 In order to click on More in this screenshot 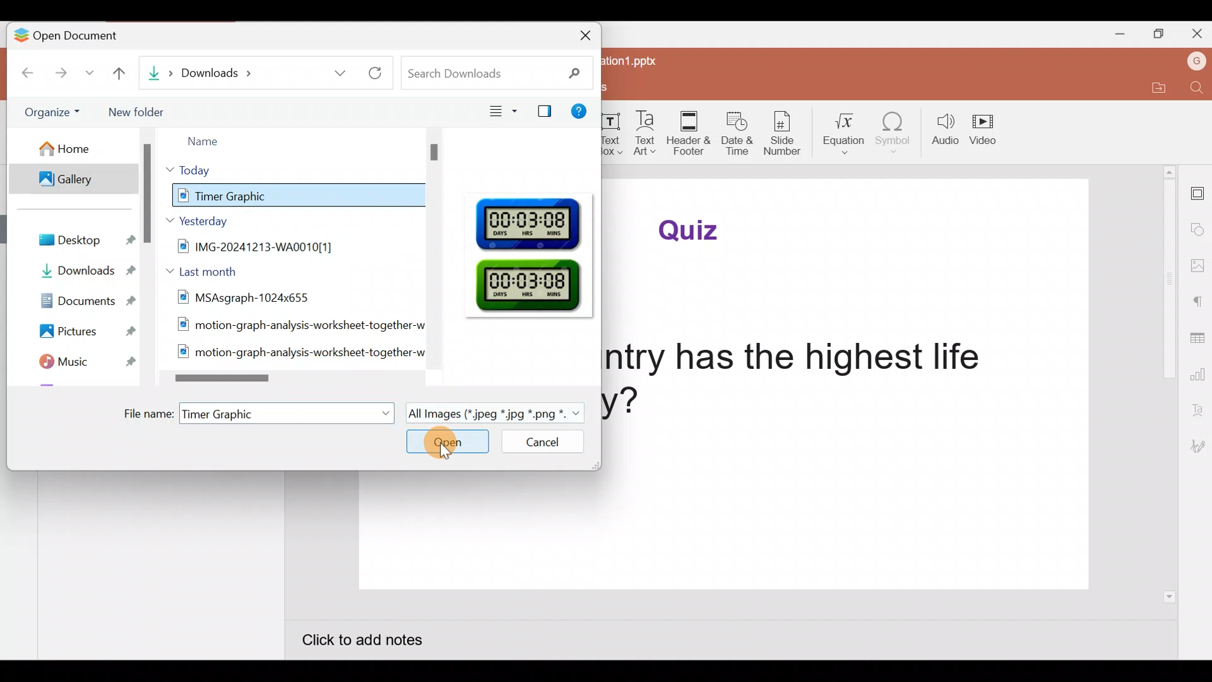, I will do `click(92, 76)`.